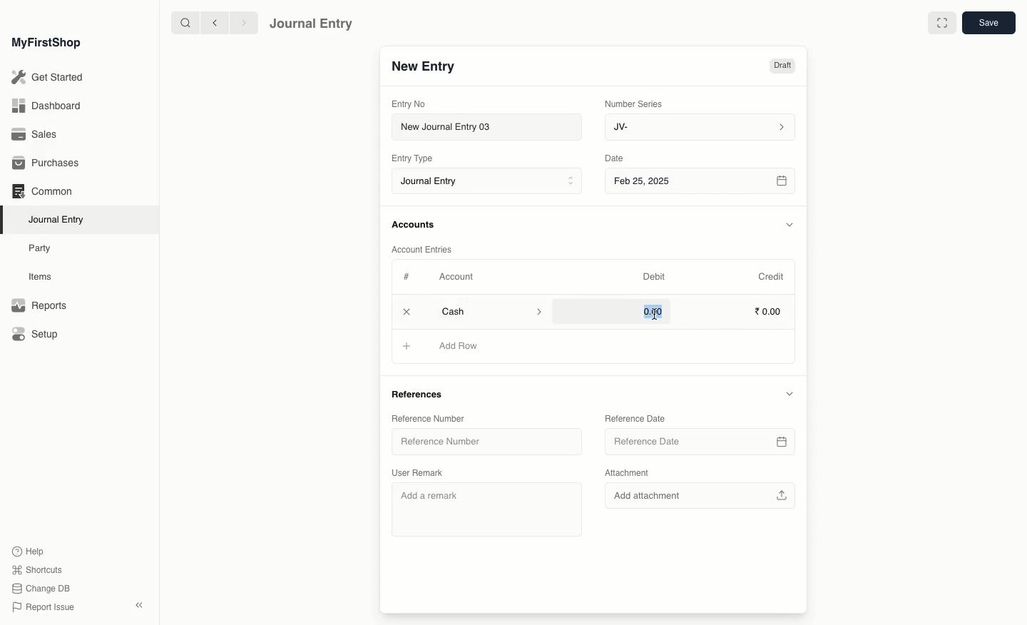 The height and width of the screenshot is (625, 1027). I want to click on cursor, so click(654, 314).